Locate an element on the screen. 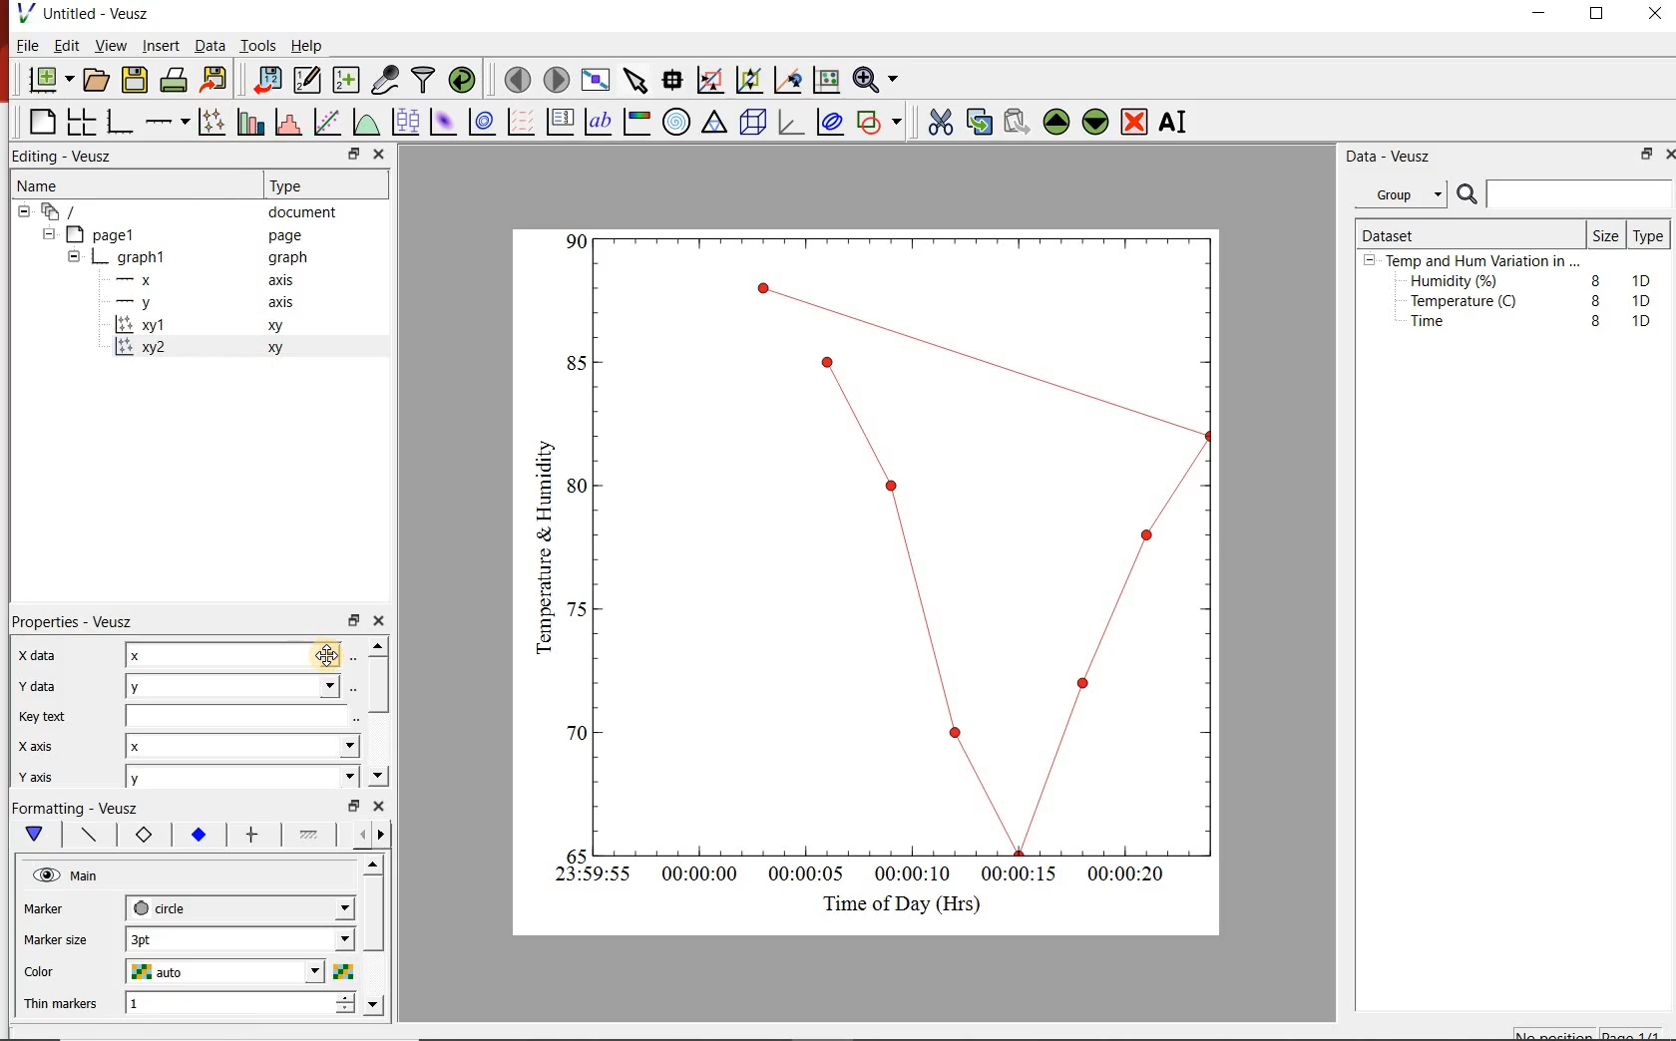  Rename the selected widget is located at coordinates (1177, 122).